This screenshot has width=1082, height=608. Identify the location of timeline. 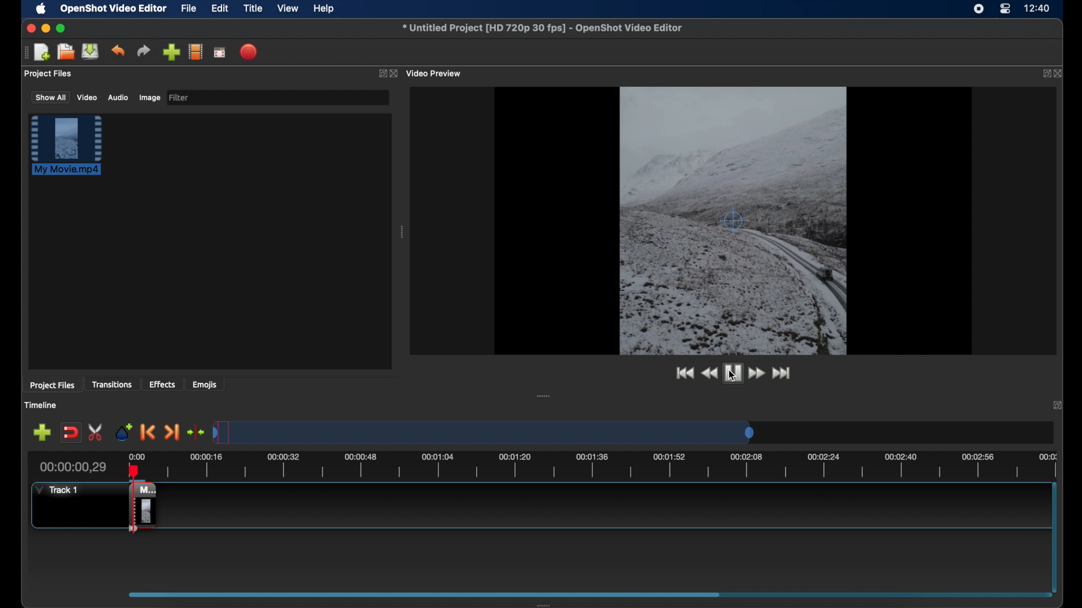
(42, 406).